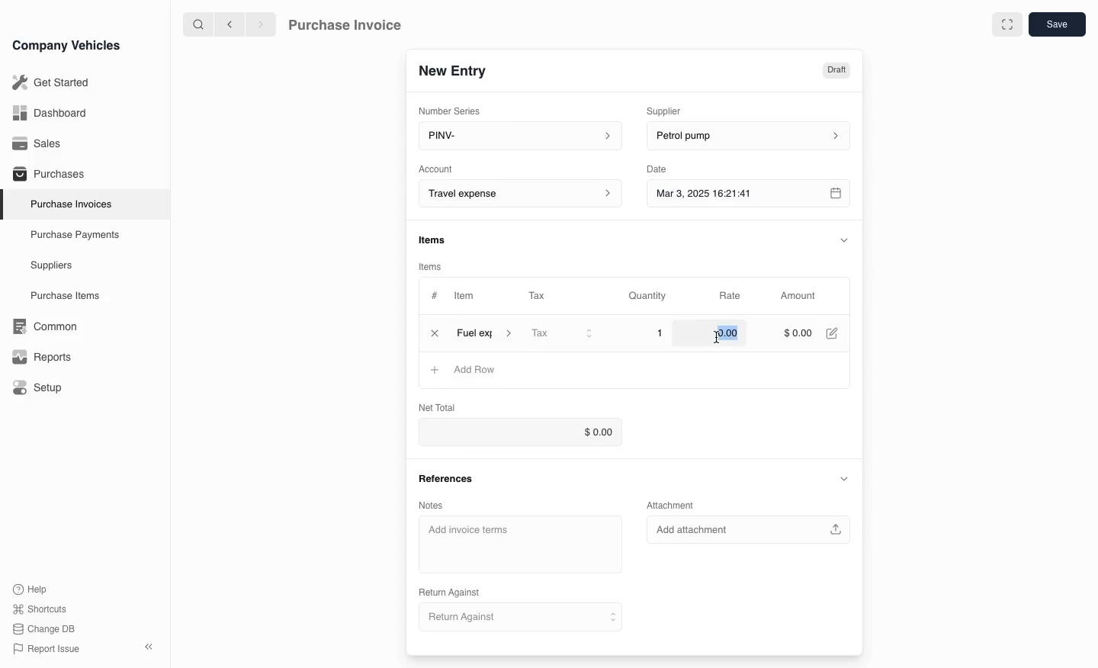 This screenshot has width=1098, height=668. Describe the element at coordinates (843, 479) in the screenshot. I see `collapse` at that location.